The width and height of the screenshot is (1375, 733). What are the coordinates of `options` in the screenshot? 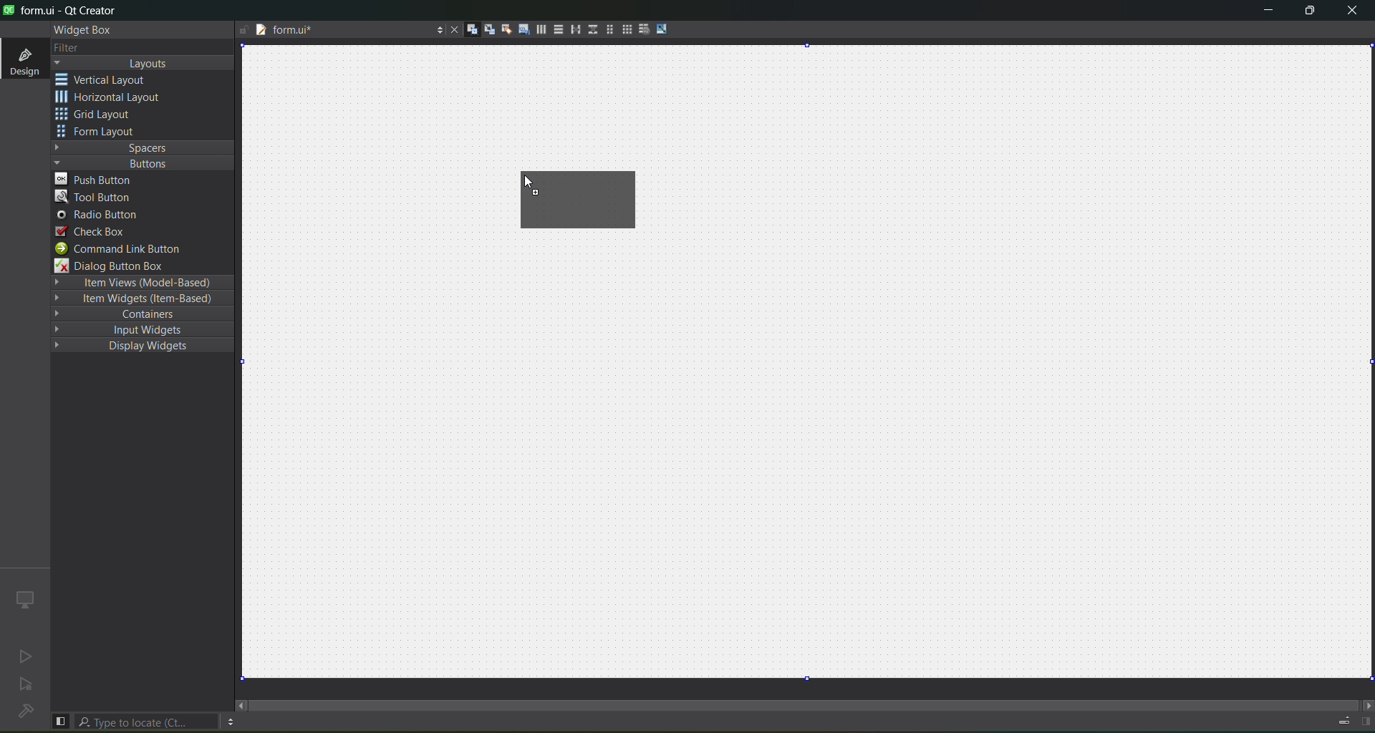 It's located at (230, 722).